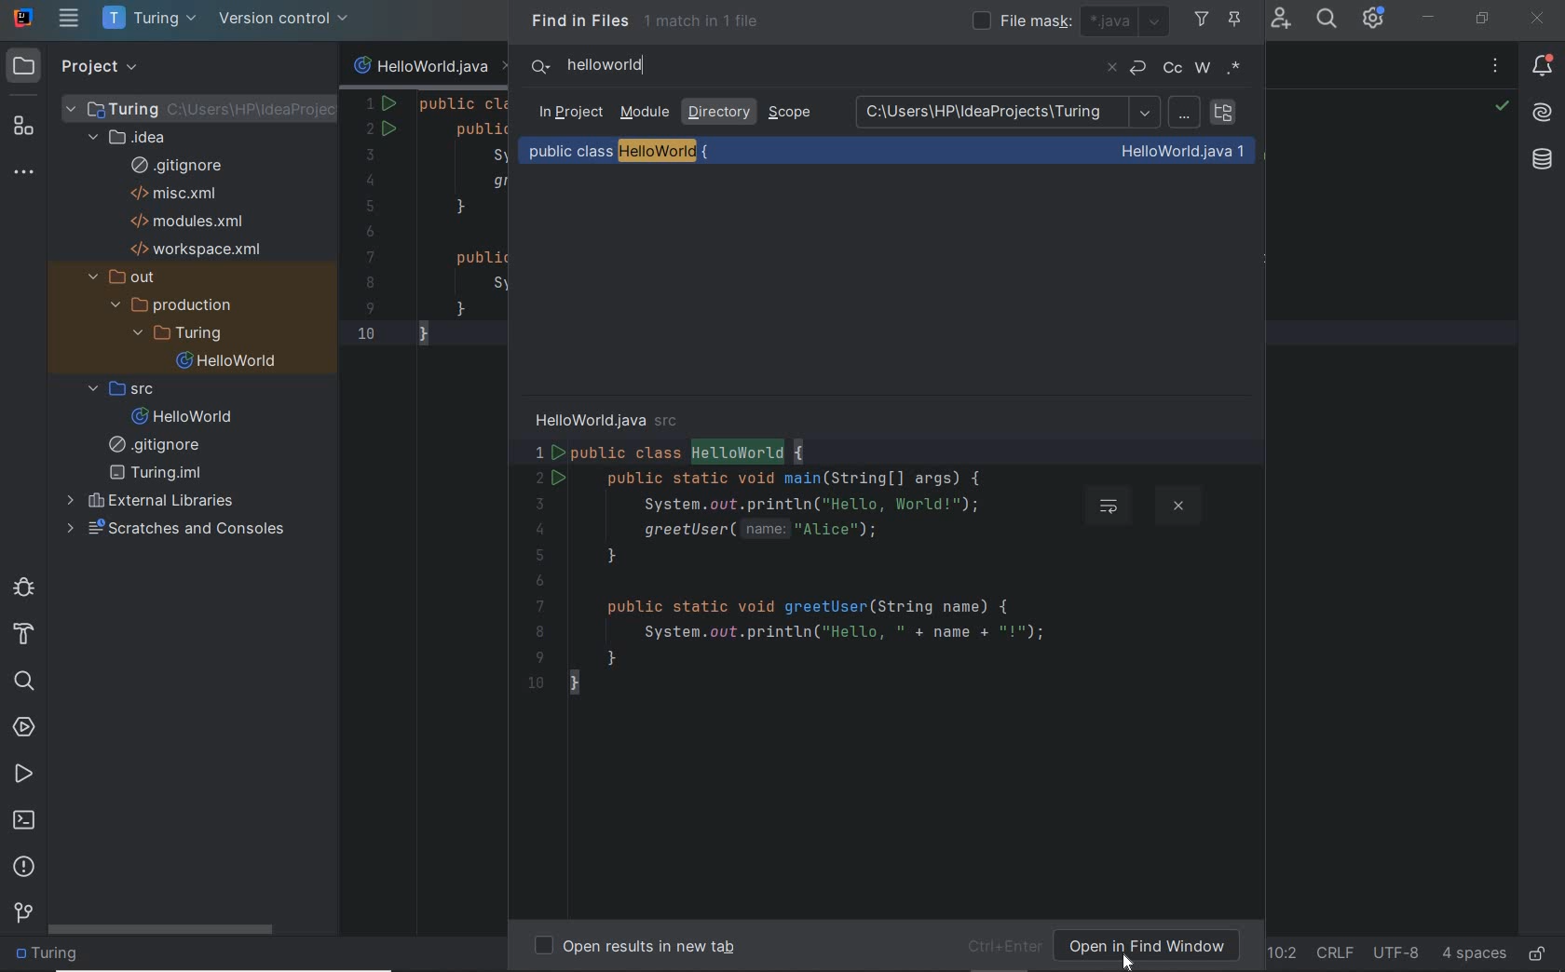  What do you see at coordinates (780, 579) in the screenshot?
I see `codes` at bounding box center [780, 579].